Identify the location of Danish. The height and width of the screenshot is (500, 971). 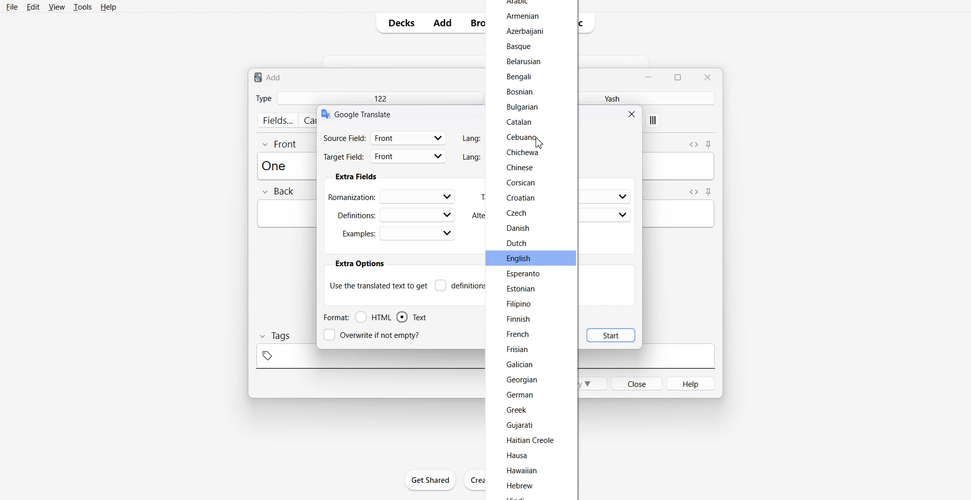
(517, 228).